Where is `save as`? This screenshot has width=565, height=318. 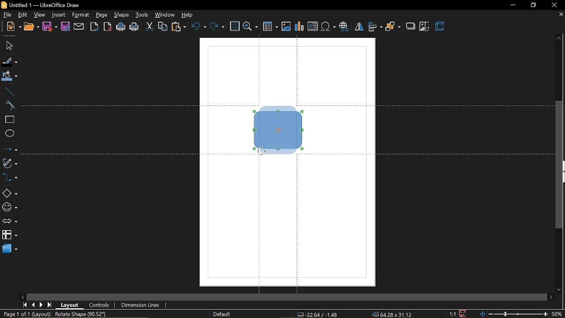 save as is located at coordinates (65, 27).